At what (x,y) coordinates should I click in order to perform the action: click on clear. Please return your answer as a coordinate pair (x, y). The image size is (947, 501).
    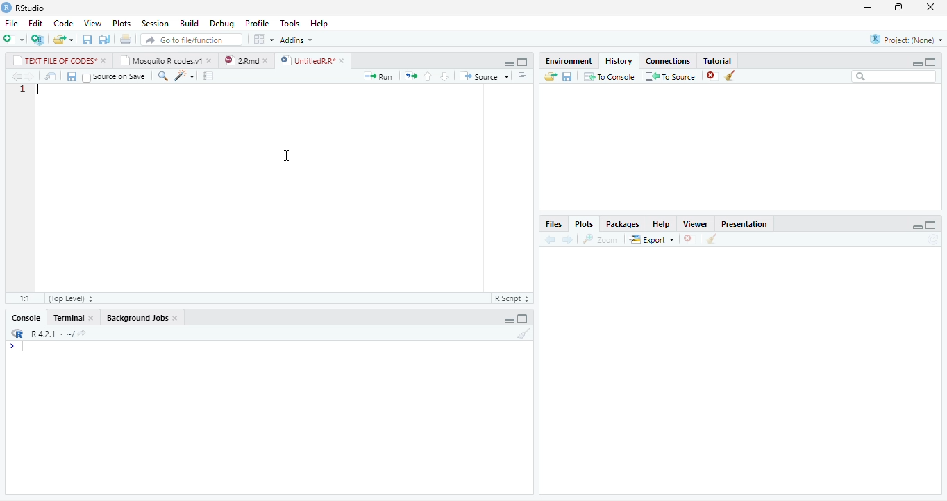
    Looking at the image, I should click on (730, 76).